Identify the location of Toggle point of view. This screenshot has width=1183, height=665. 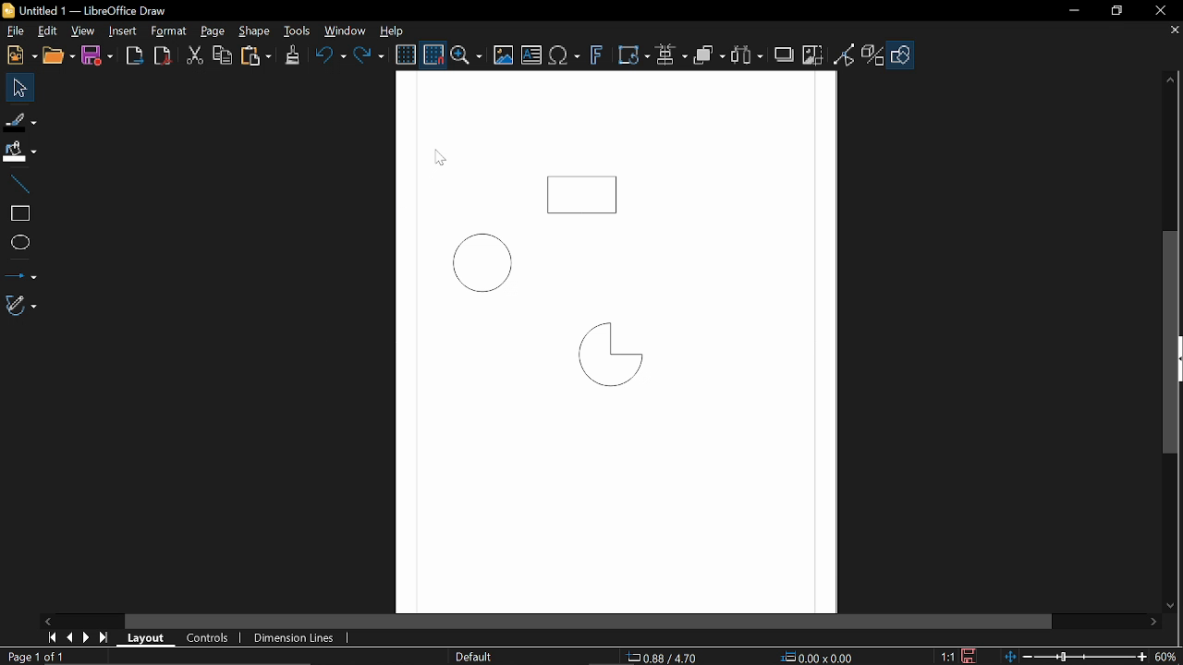
(844, 54).